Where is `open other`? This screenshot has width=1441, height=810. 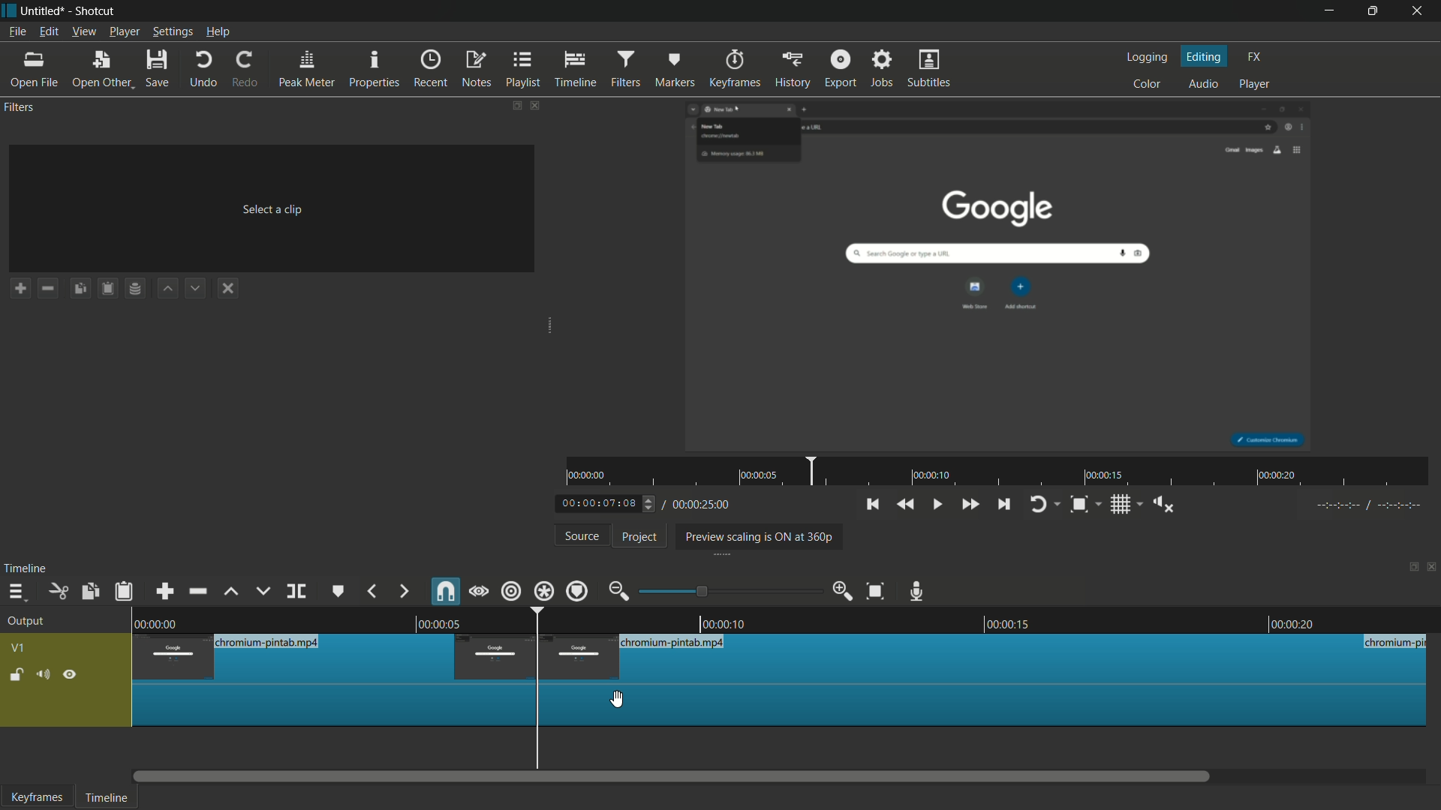
open other is located at coordinates (100, 69).